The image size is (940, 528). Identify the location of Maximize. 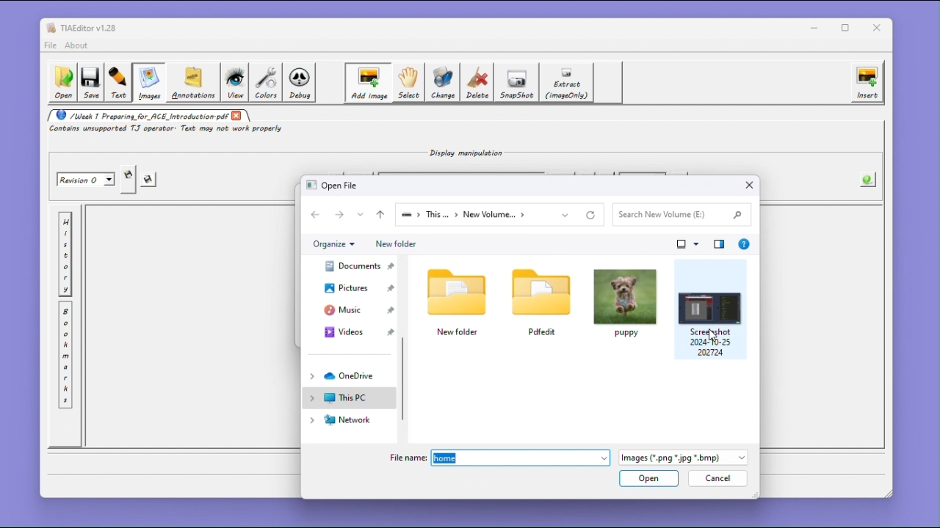
(848, 28).